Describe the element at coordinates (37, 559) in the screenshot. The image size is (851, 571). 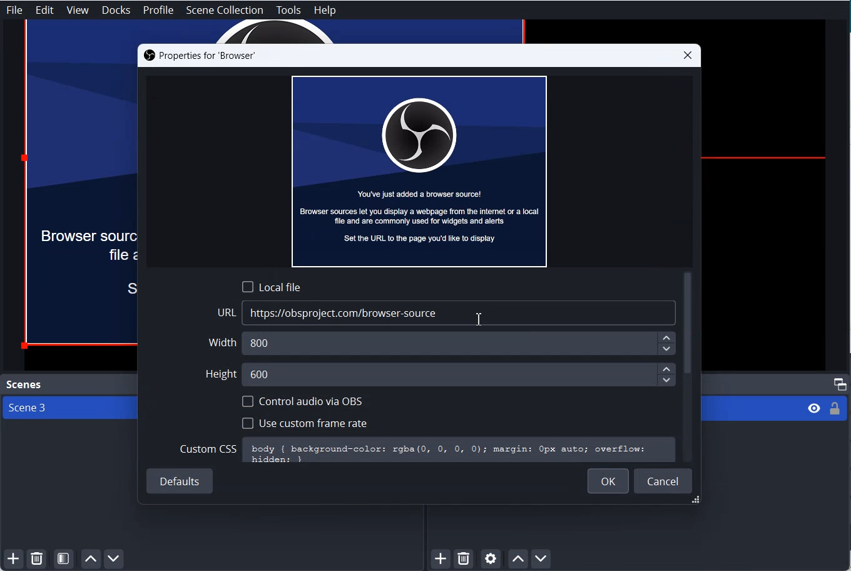
I see `Remove selected Scene` at that location.